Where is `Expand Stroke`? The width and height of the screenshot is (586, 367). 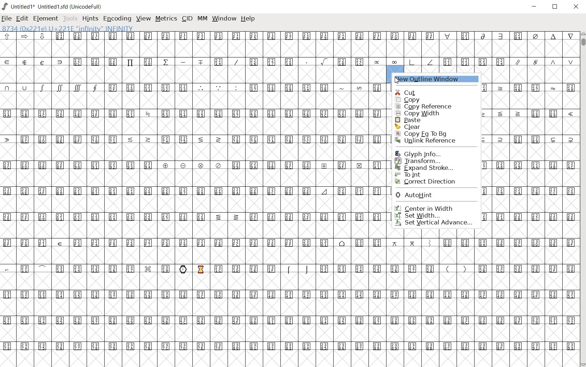
Expand Stroke is located at coordinates (427, 167).